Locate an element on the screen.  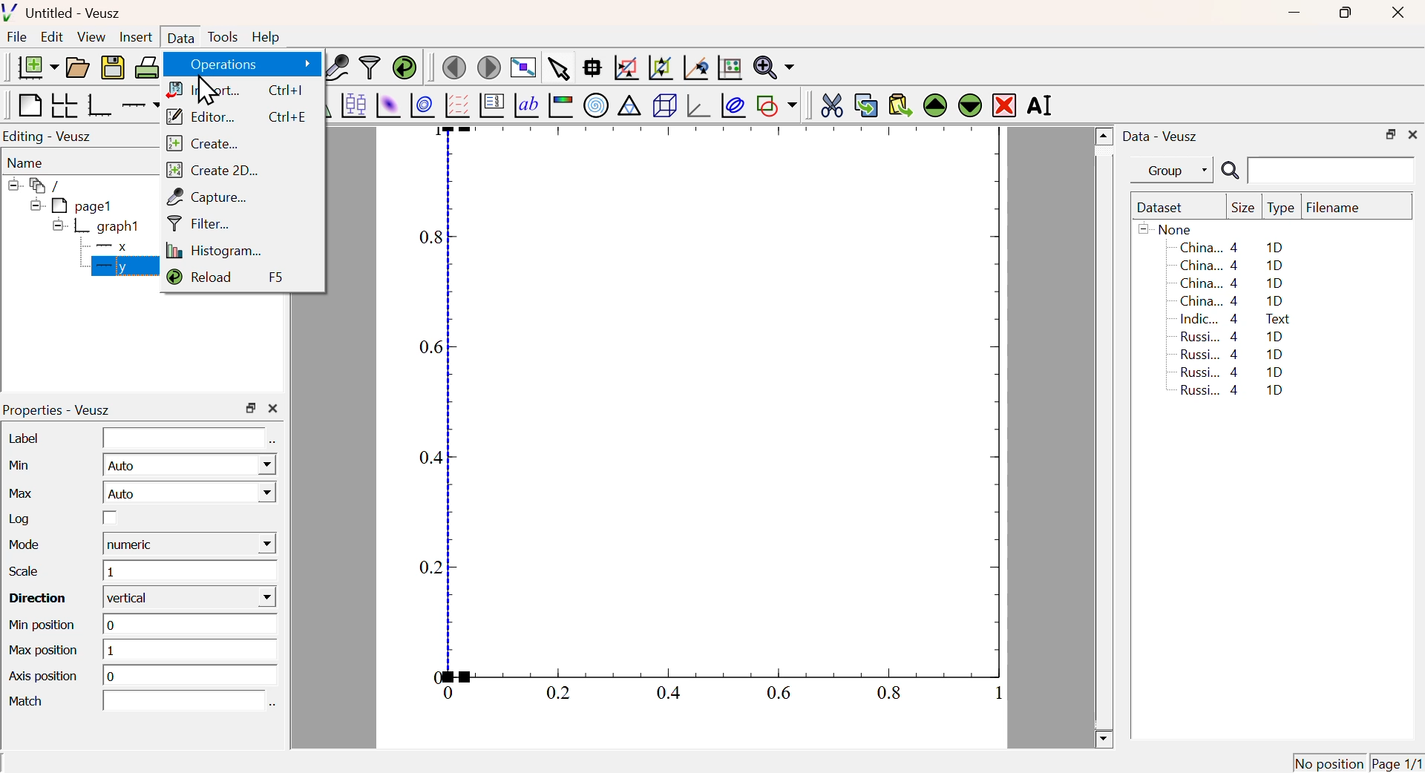
Min position is located at coordinates (45, 625).